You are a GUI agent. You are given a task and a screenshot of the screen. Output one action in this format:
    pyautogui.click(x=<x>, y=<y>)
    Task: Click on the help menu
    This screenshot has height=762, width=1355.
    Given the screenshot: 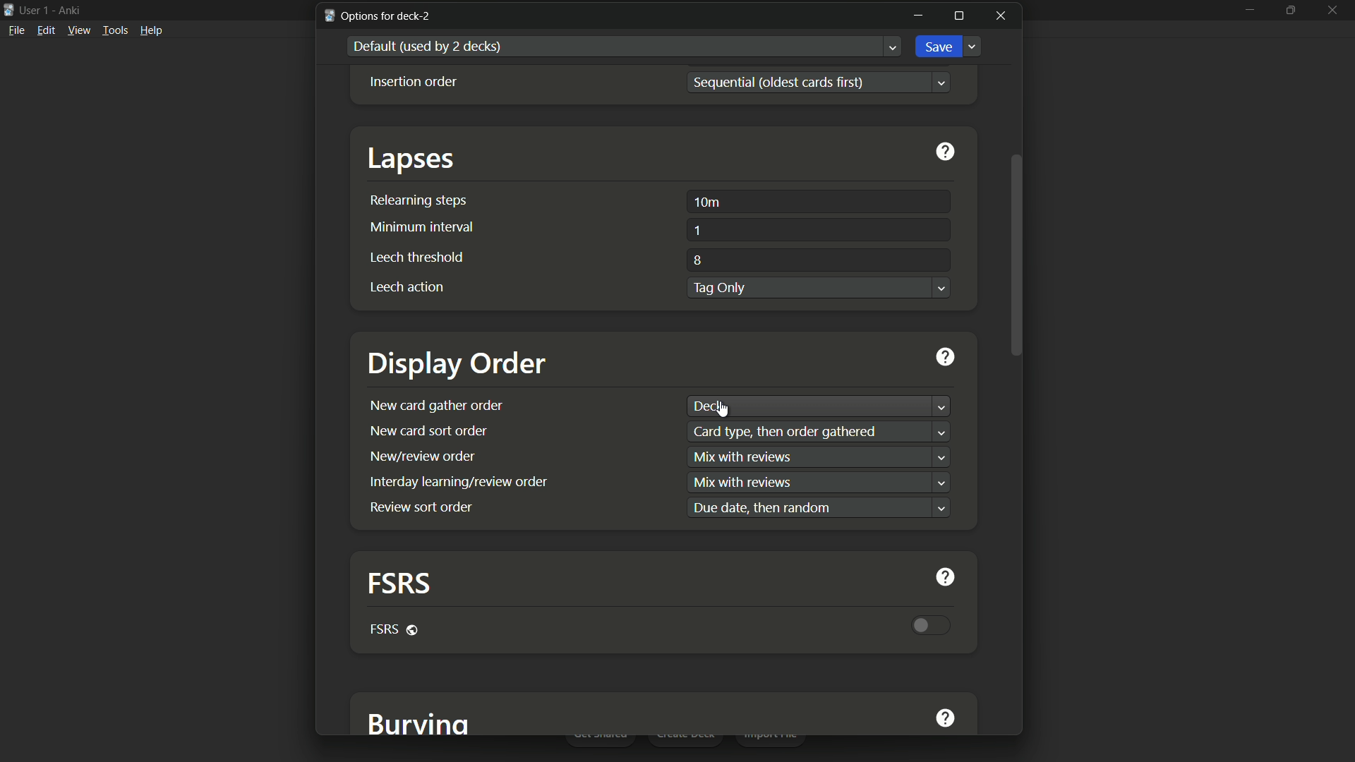 What is the action you would take?
    pyautogui.click(x=152, y=30)
    